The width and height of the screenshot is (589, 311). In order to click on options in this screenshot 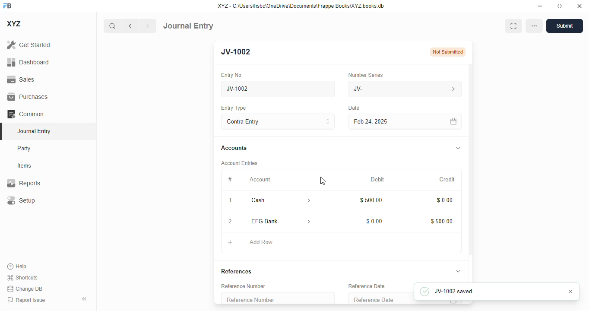, I will do `click(535, 26)`.